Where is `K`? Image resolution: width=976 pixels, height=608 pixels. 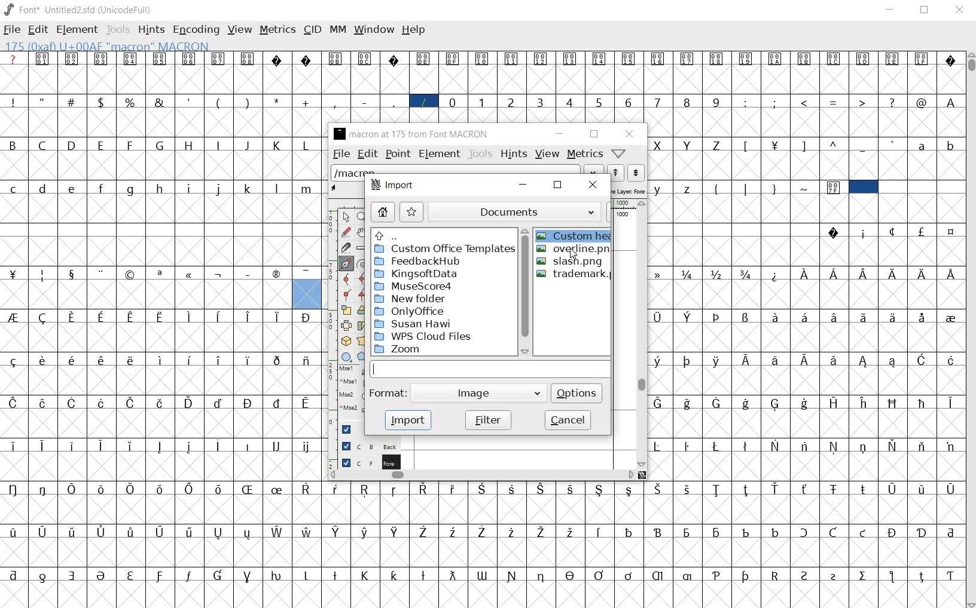
K is located at coordinates (278, 145).